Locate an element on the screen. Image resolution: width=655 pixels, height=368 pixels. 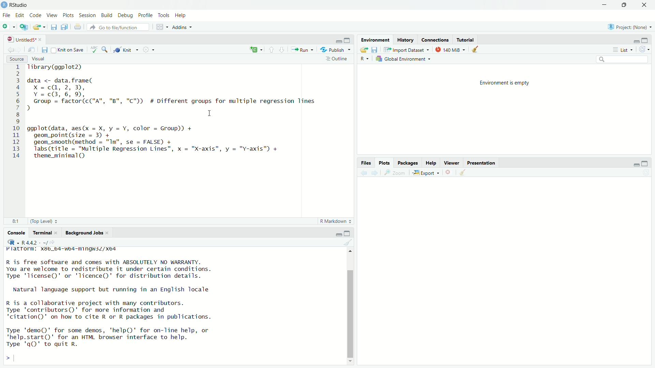
Knit on Save is located at coordinates (68, 50).